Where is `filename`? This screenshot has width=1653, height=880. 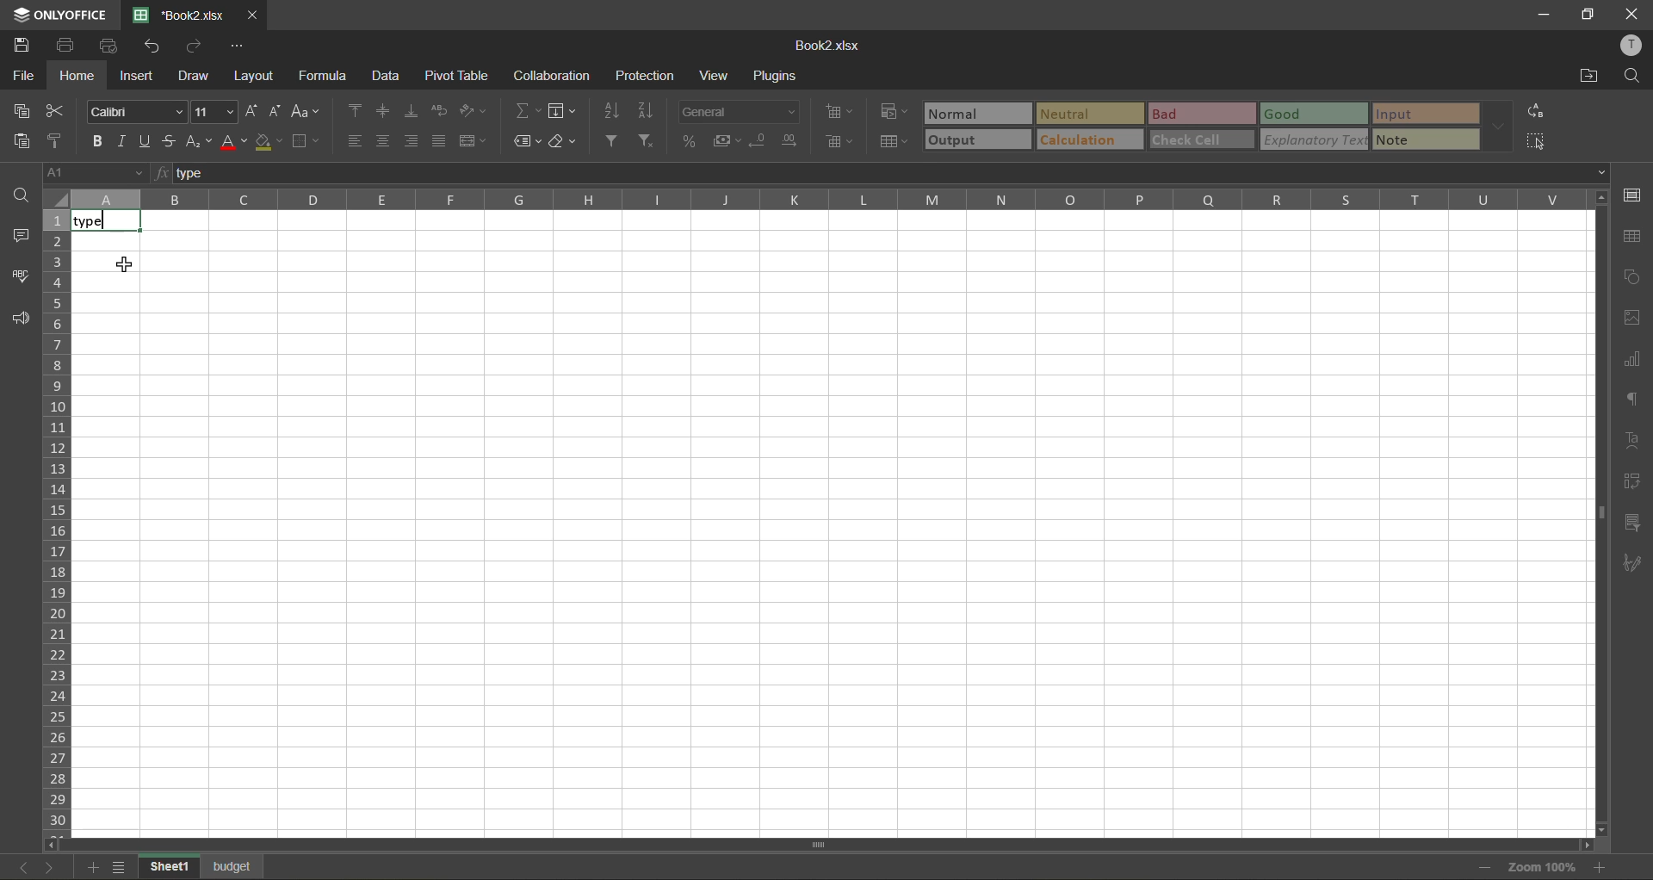
filename is located at coordinates (831, 44).